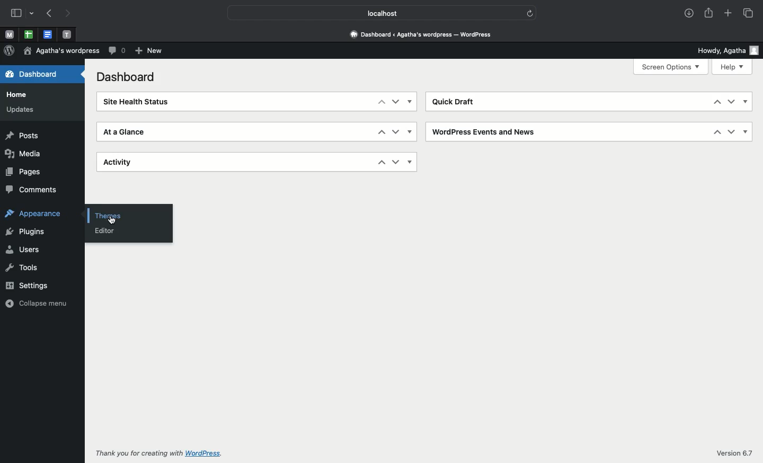 The image size is (763, 463). Describe the element at coordinates (420, 33) in the screenshot. I see `Dashboard <Agatha's wordpress - wordpress` at that location.